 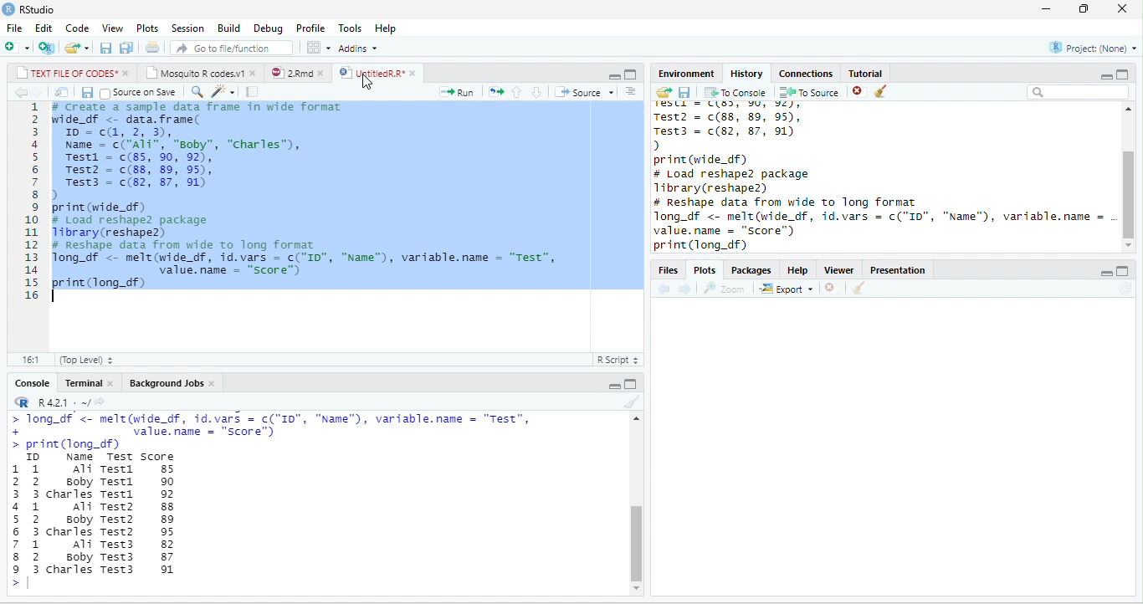 I want to click on Tools, so click(x=351, y=29).